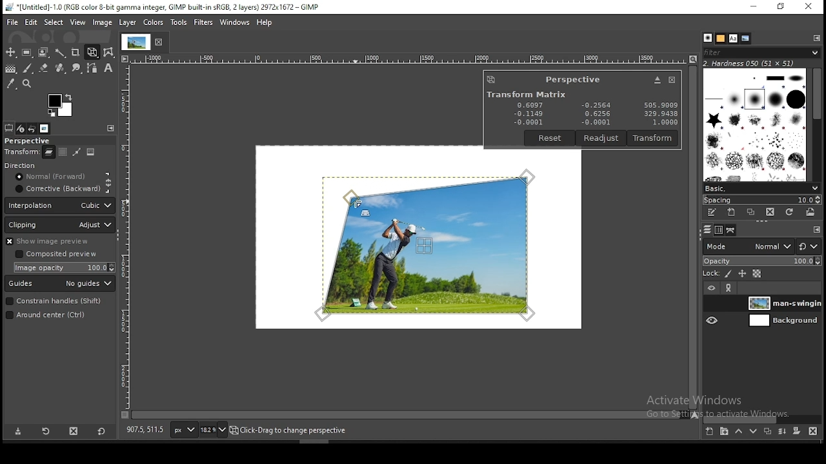 Image resolution: width=826 pixels, height=464 pixels. What do you see at coordinates (356, 204) in the screenshot?
I see `mouse pointer` at bounding box center [356, 204].